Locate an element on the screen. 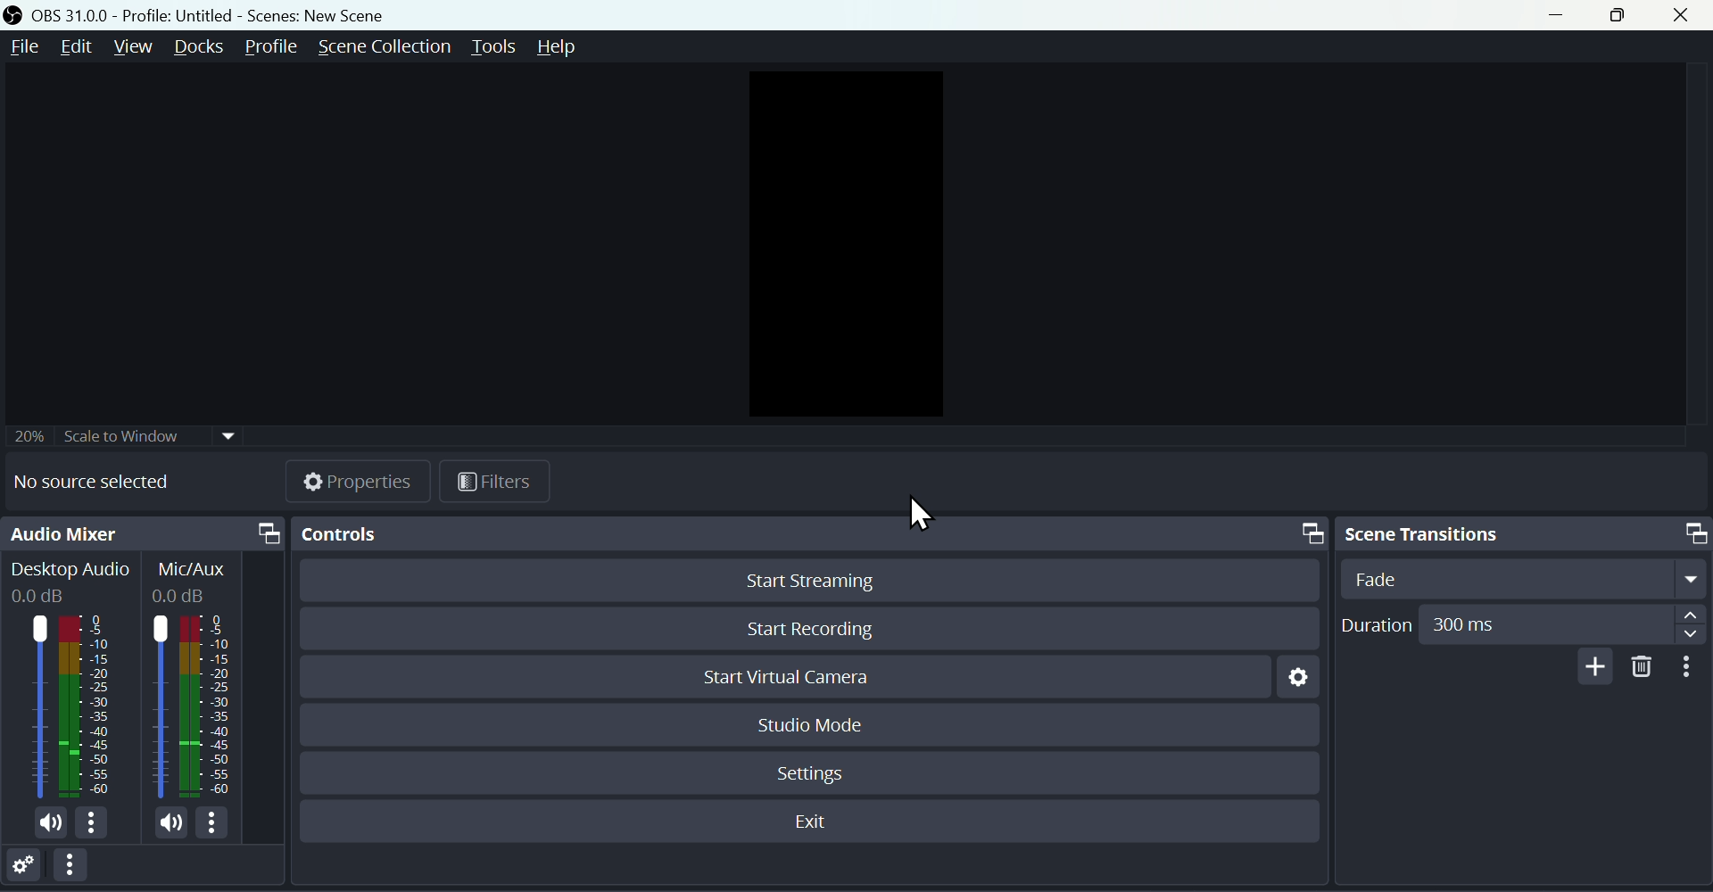 This screenshot has height=892, width=1713. delete is located at coordinates (1643, 667).